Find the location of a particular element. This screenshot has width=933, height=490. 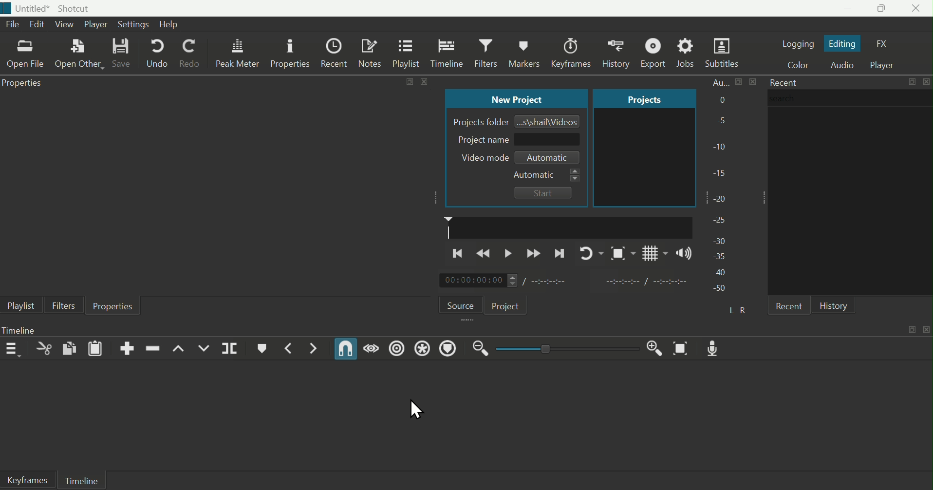

-40 is located at coordinates (720, 272).